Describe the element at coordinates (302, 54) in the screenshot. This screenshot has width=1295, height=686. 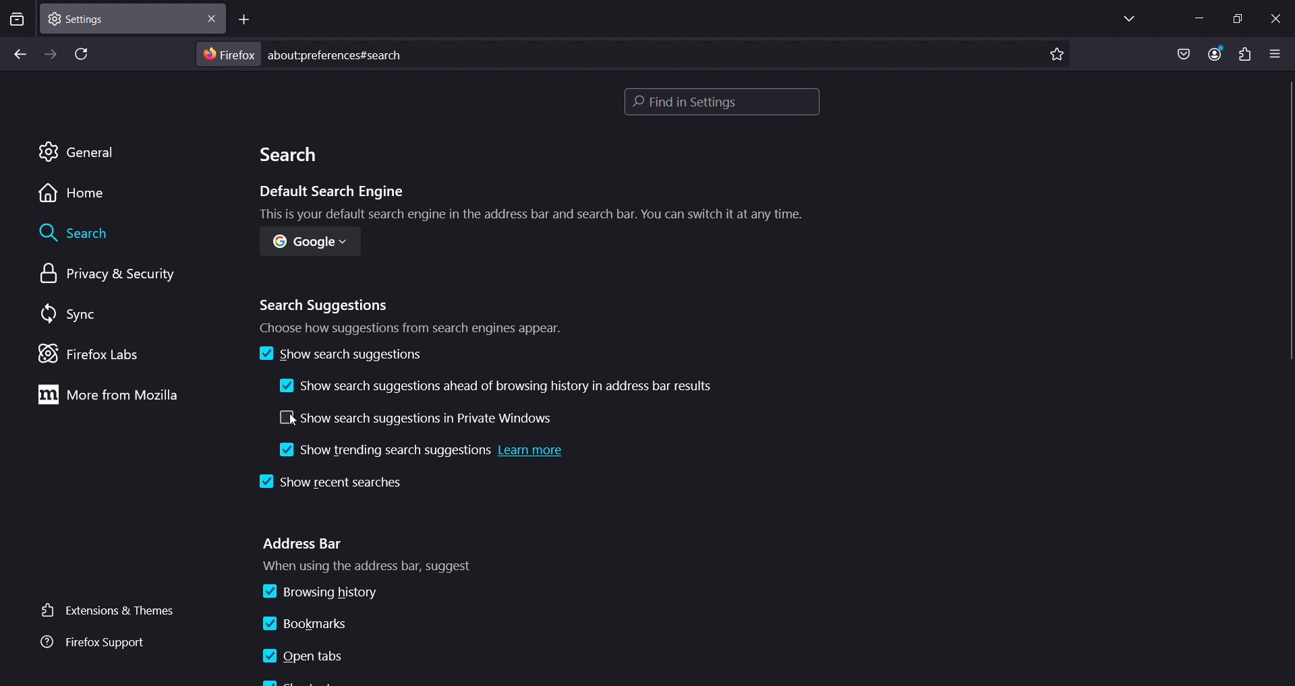
I see `text` at that location.